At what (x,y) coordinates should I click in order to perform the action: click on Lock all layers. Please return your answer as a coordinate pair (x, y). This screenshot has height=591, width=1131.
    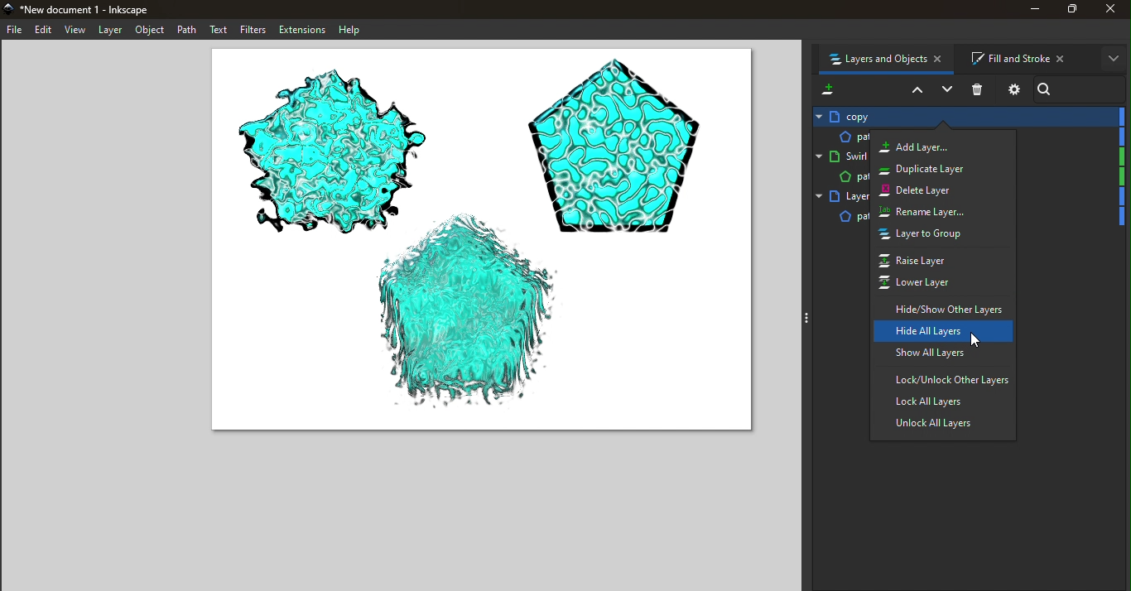
    Looking at the image, I should click on (945, 402).